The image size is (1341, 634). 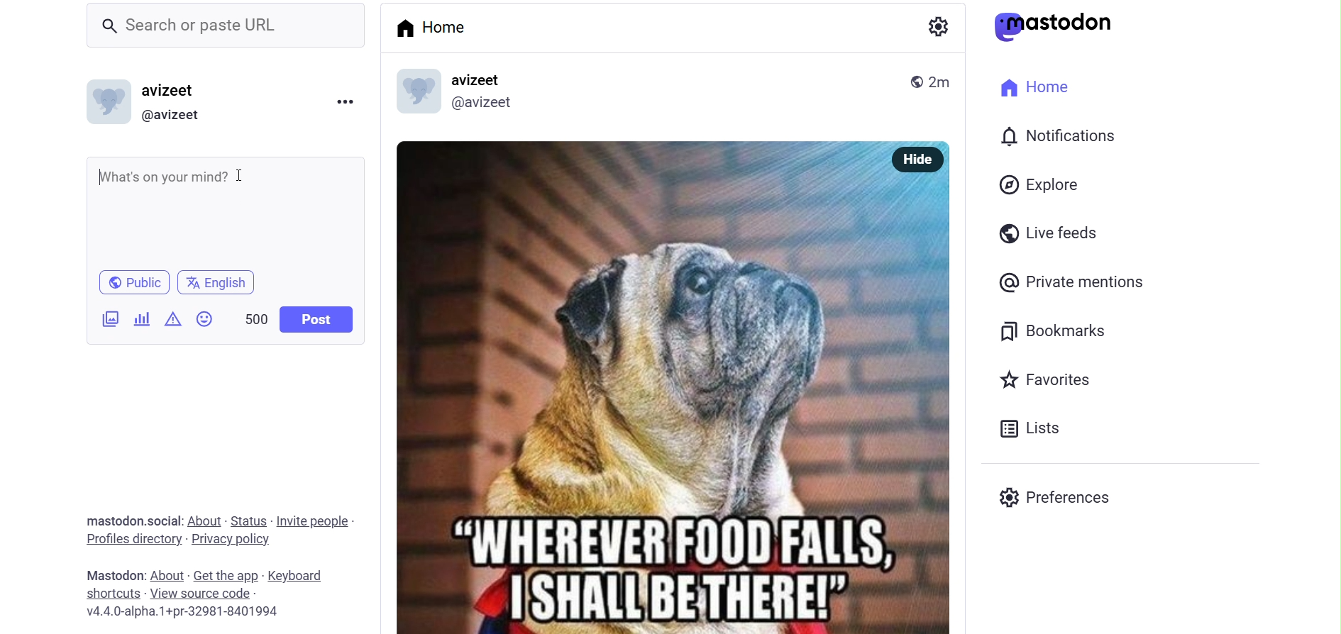 What do you see at coordinates (301, 575) in the screenshot?
I see `keyboard` at bounding box center [301, 575].